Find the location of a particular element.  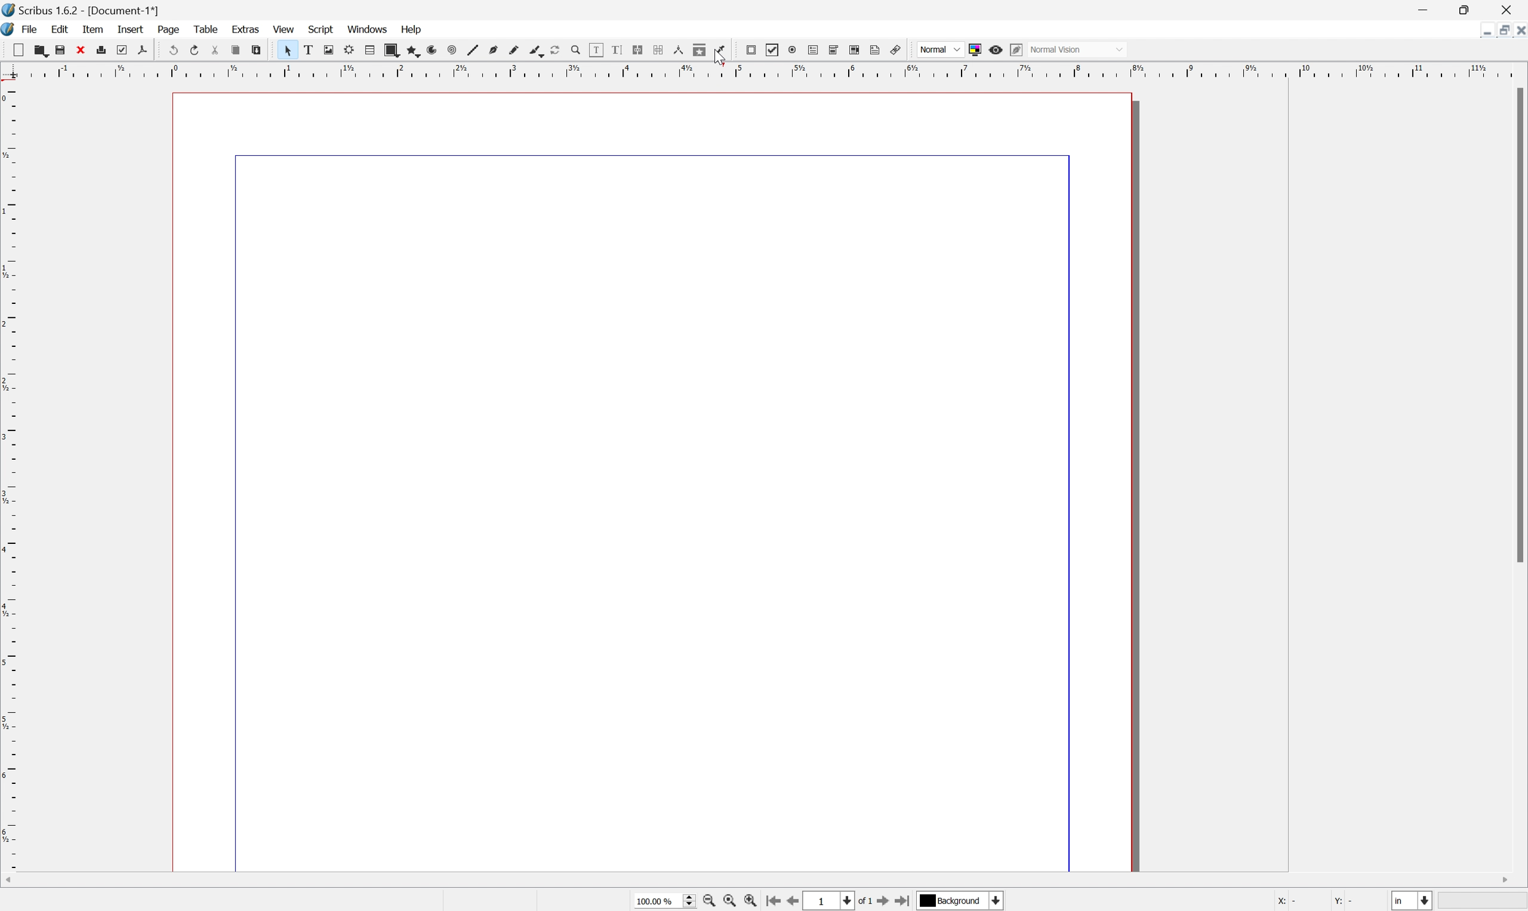

PDF text field is located at coordinates (813, 50).